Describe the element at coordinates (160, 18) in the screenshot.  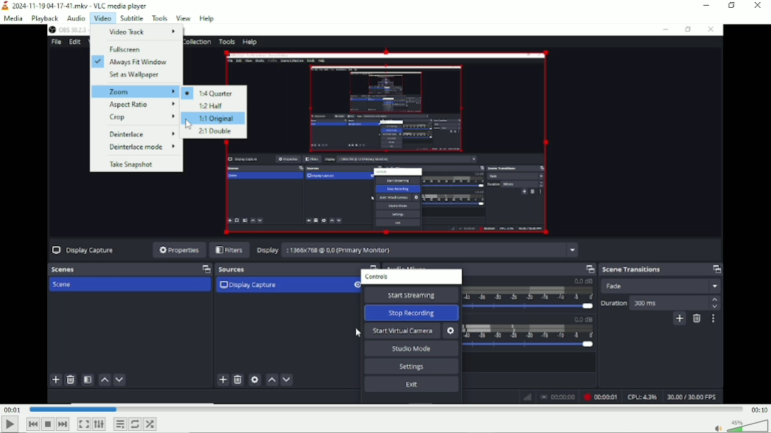
I see `tools` at that location.